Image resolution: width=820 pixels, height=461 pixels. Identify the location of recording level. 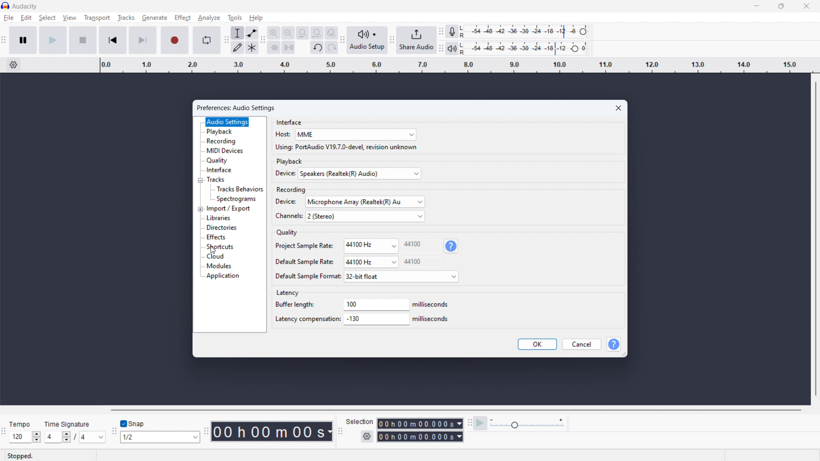
(518, 32).